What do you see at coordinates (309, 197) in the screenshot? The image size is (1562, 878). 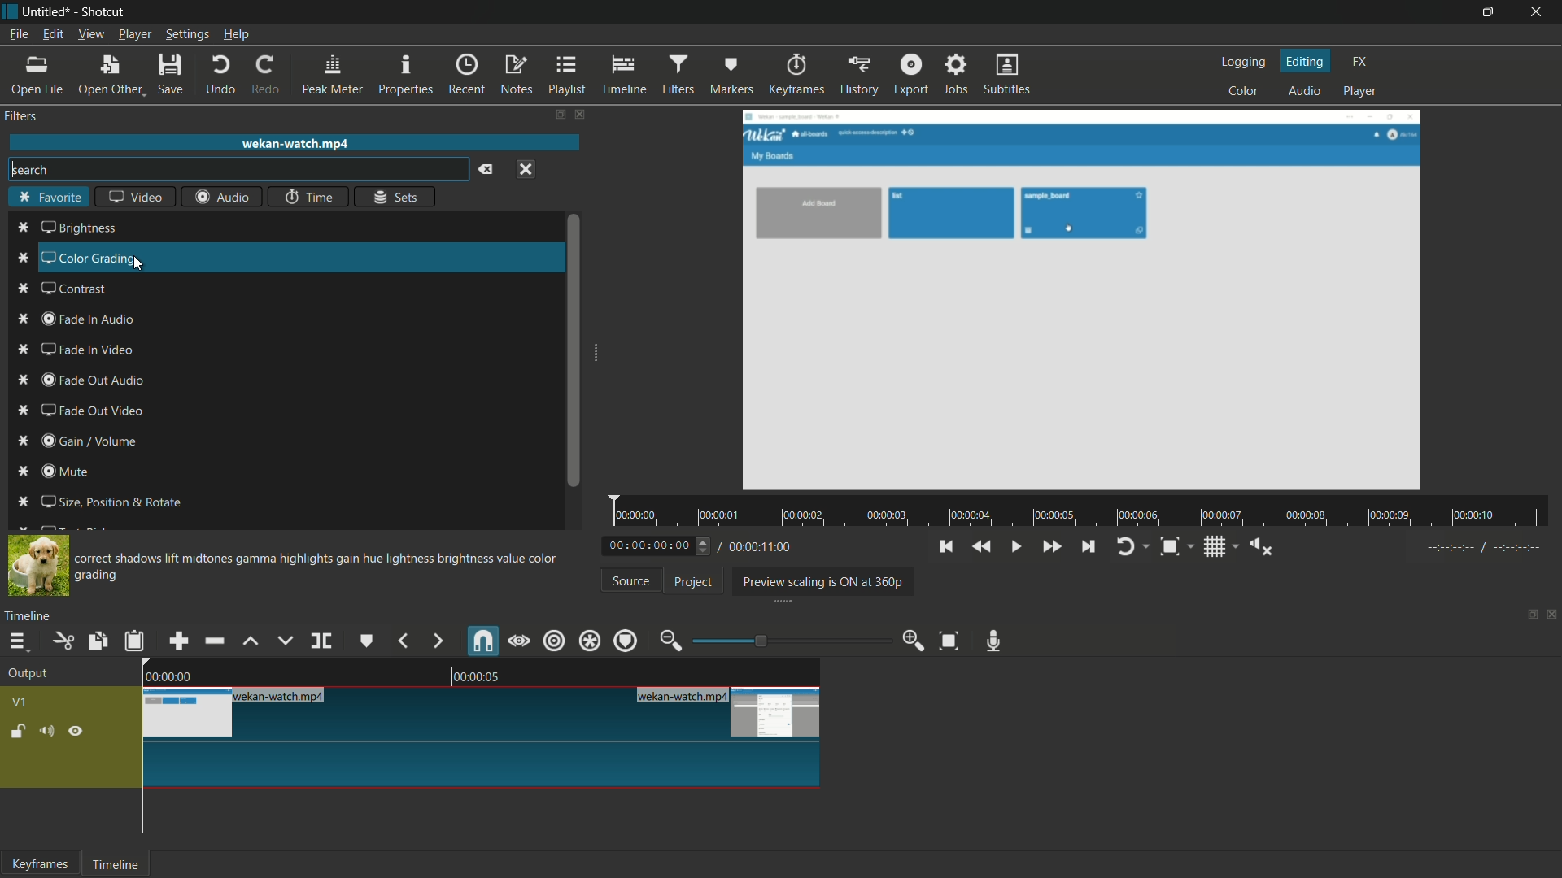 I see `time` at bounding box center [309, 197].